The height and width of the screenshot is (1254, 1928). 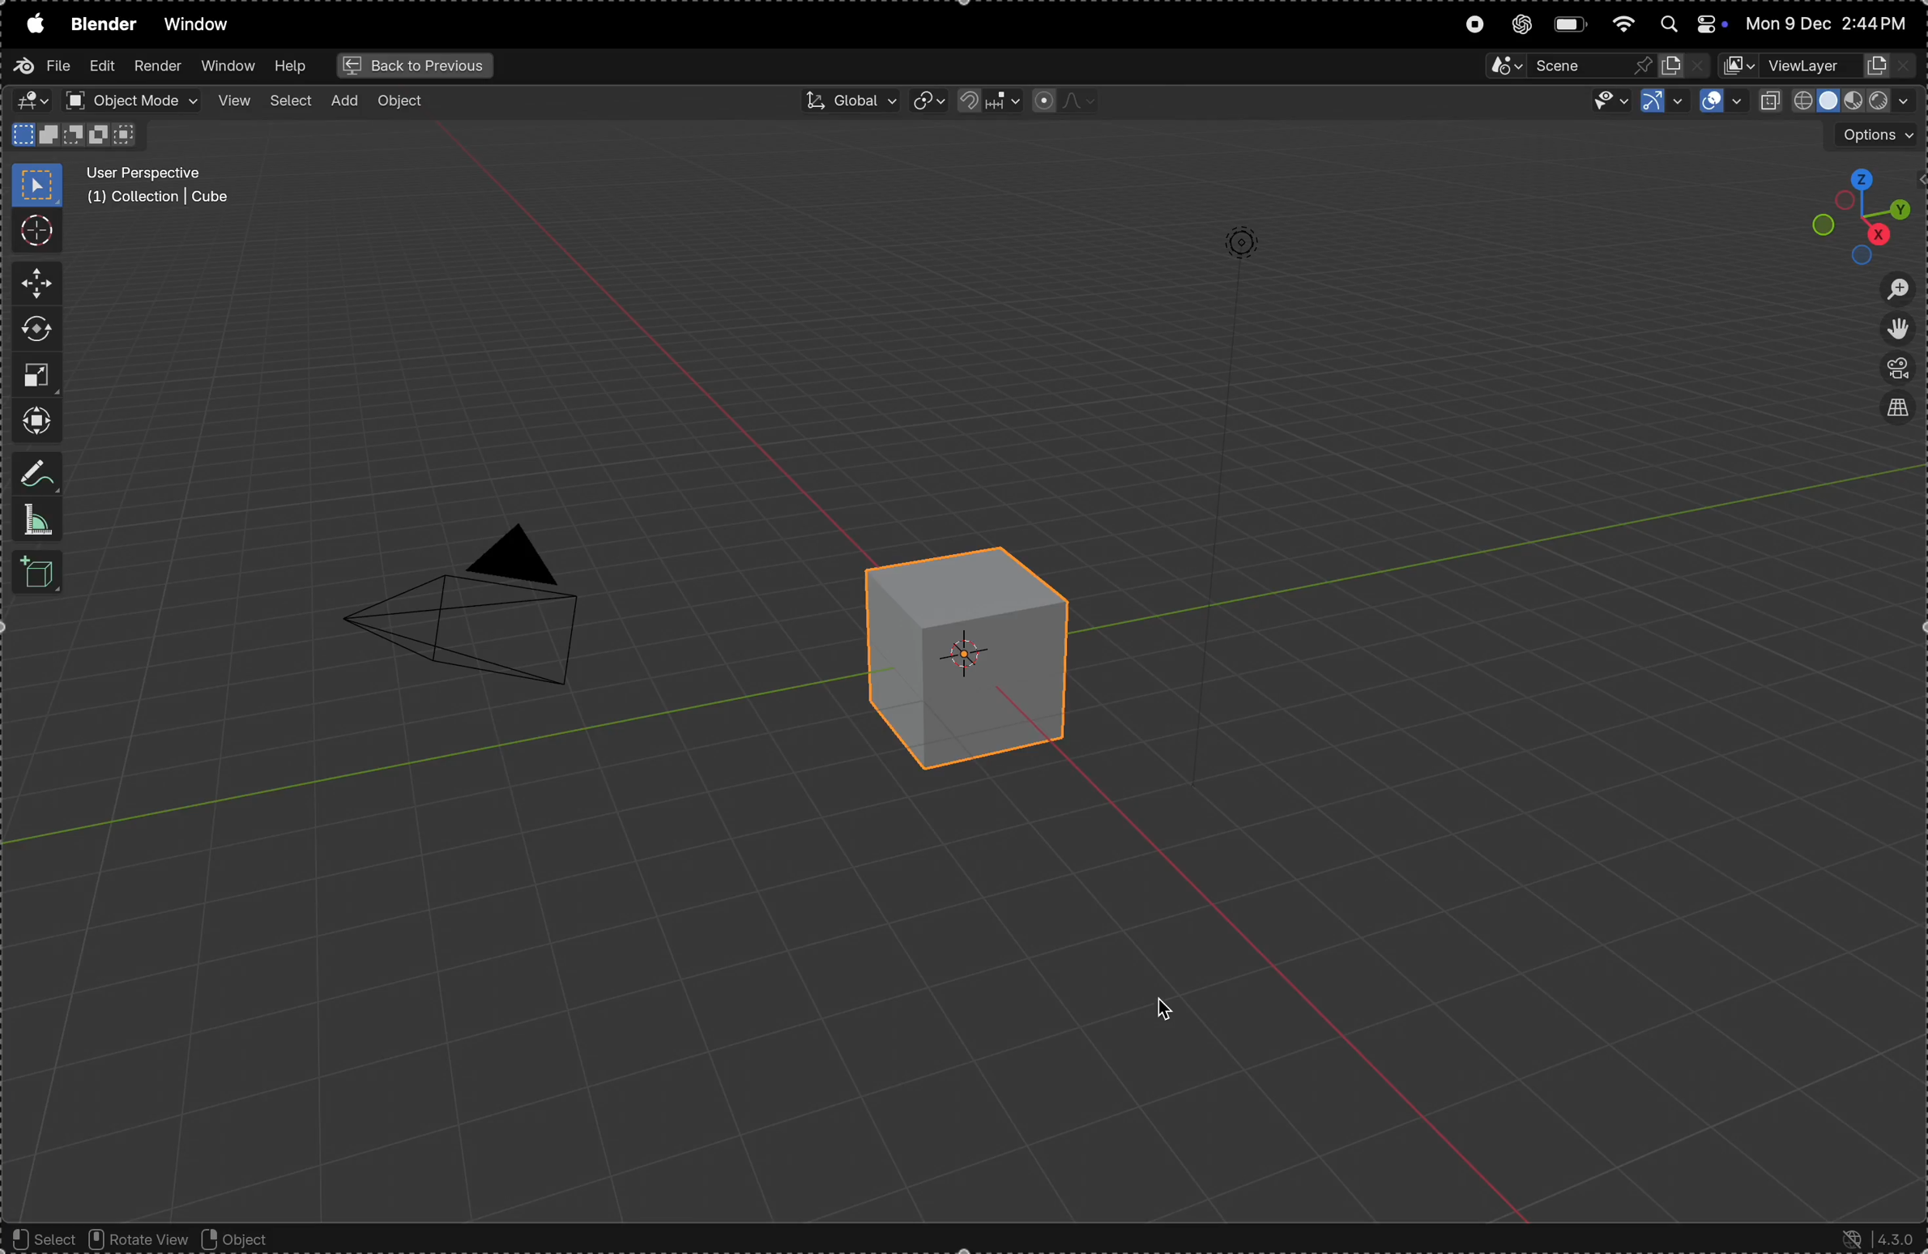 What do you see at coordinates (1830, 20) in the screenshot?
I see `date and time` at bounding box center [1830, 20].